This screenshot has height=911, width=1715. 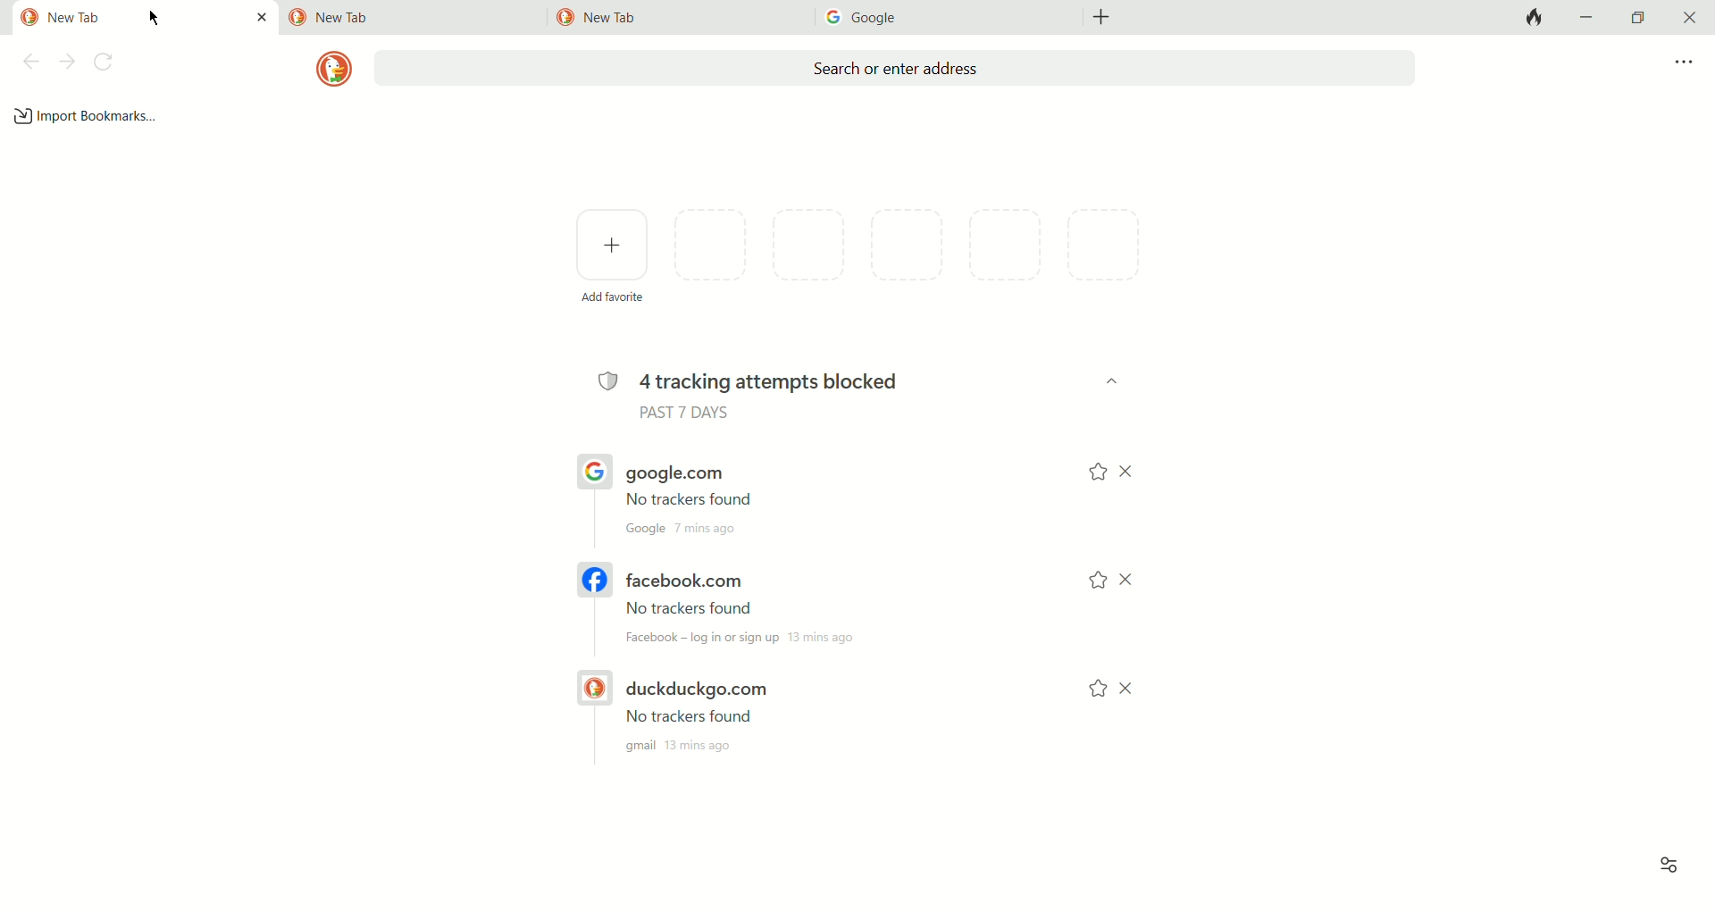 What do you see at coordinates (1535, 18) in the screenshot?
I see `close tabs and clear data` at bounding box center [1535, 18].